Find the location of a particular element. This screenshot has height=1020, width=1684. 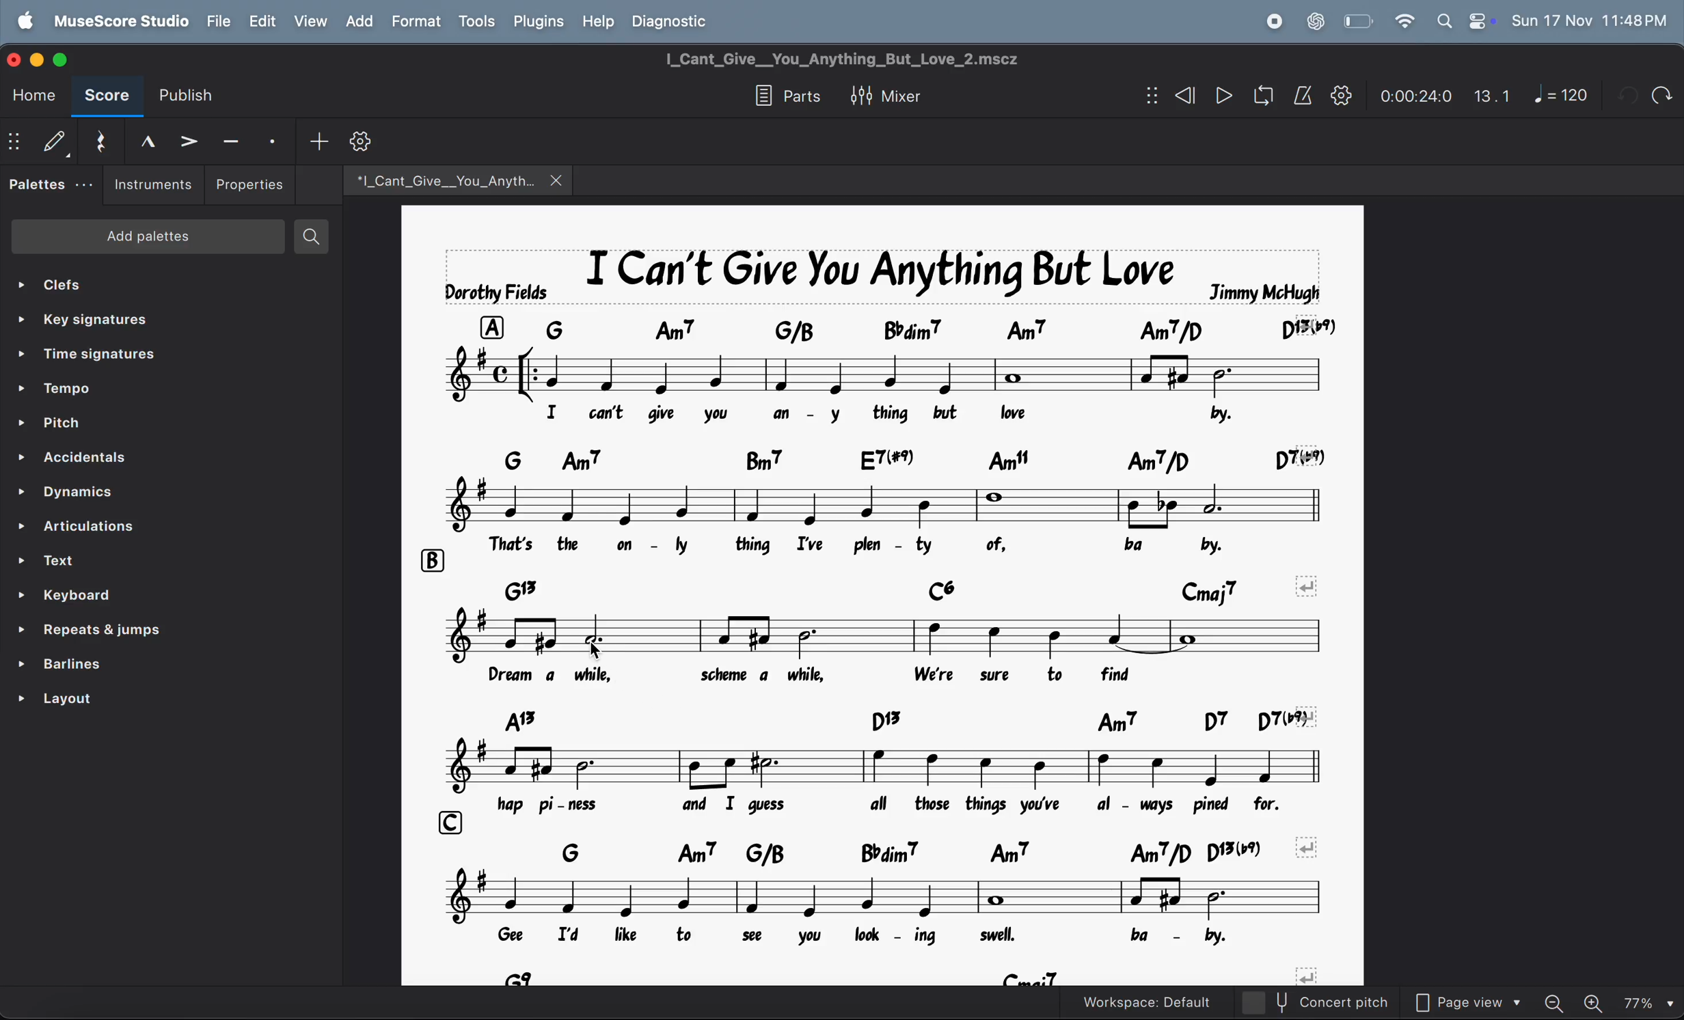

keyboard is located at coordinates (140, 595).